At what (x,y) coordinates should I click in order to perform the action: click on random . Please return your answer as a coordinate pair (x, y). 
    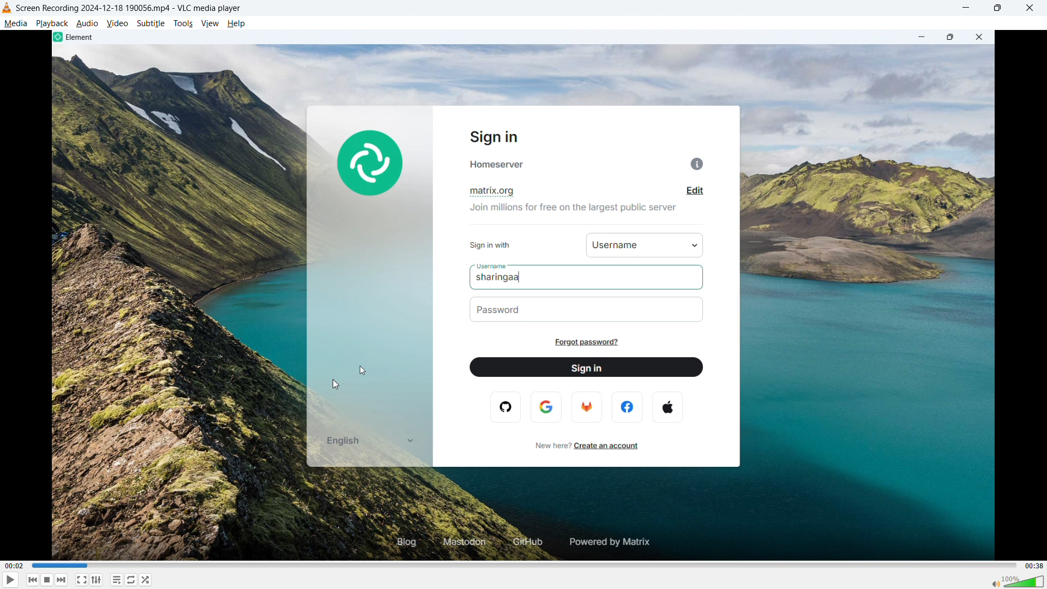
    Looking at the image, I should click on (146, 580).